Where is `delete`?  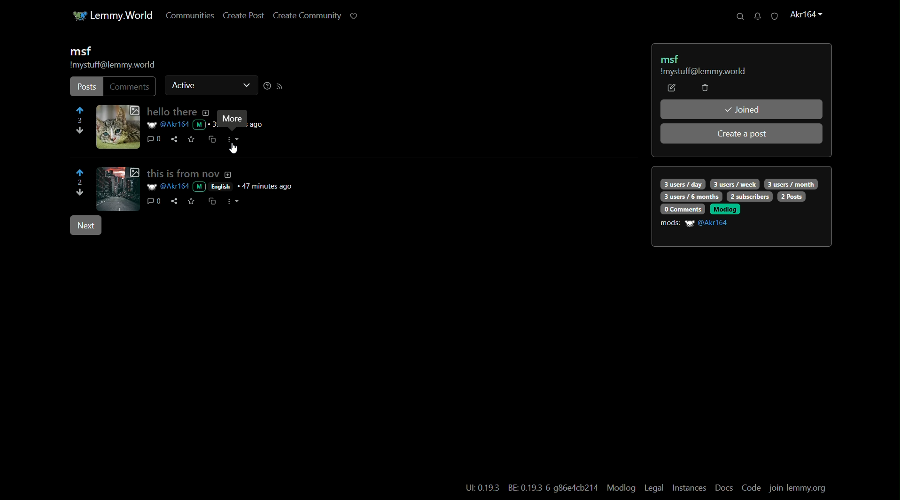
delete is located at coordinates (705, 89).